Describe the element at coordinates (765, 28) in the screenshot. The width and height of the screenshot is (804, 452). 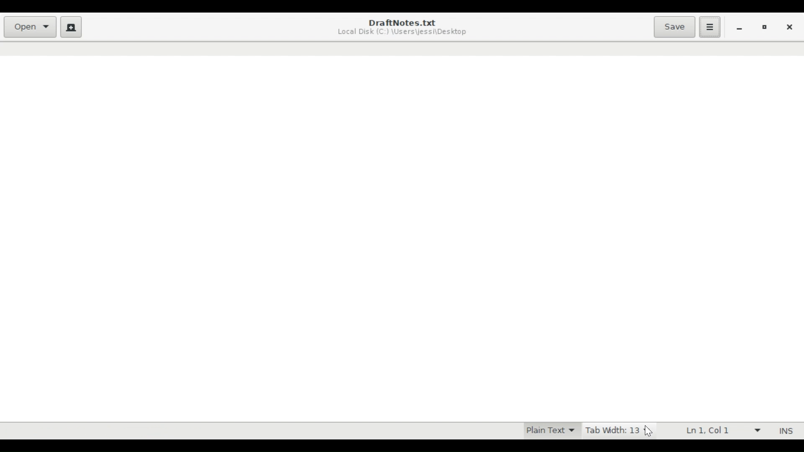
I see `Restore` at that location.